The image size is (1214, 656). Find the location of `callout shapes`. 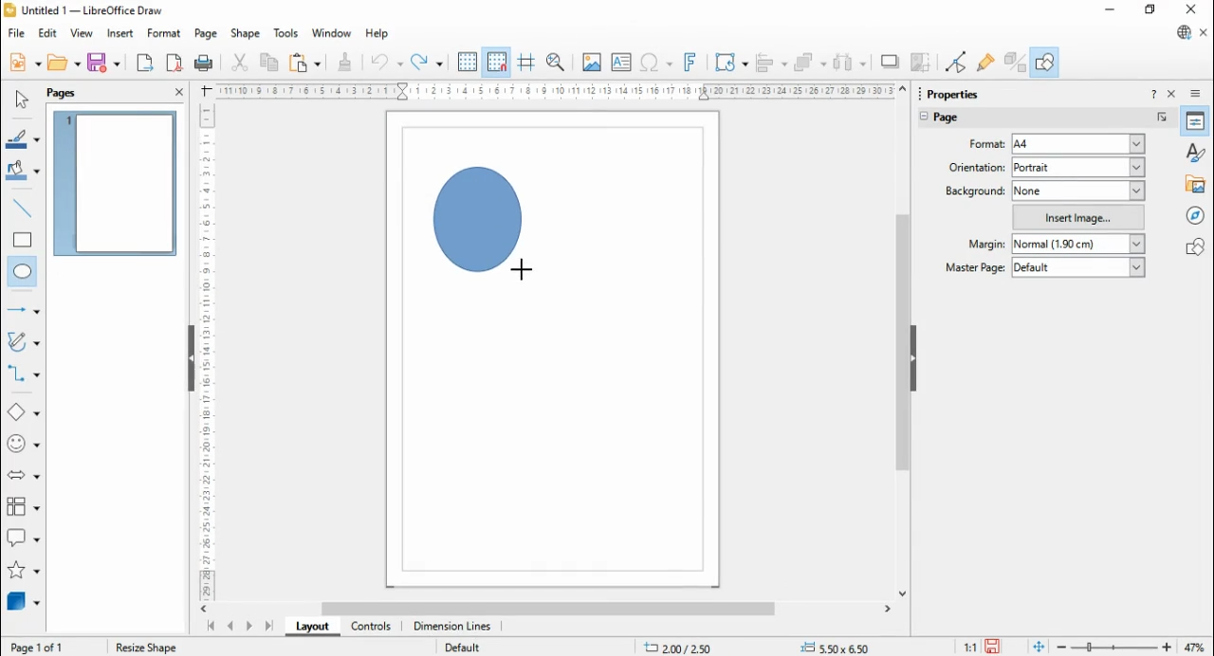

callout shapes is located at coordinates (25, 540).